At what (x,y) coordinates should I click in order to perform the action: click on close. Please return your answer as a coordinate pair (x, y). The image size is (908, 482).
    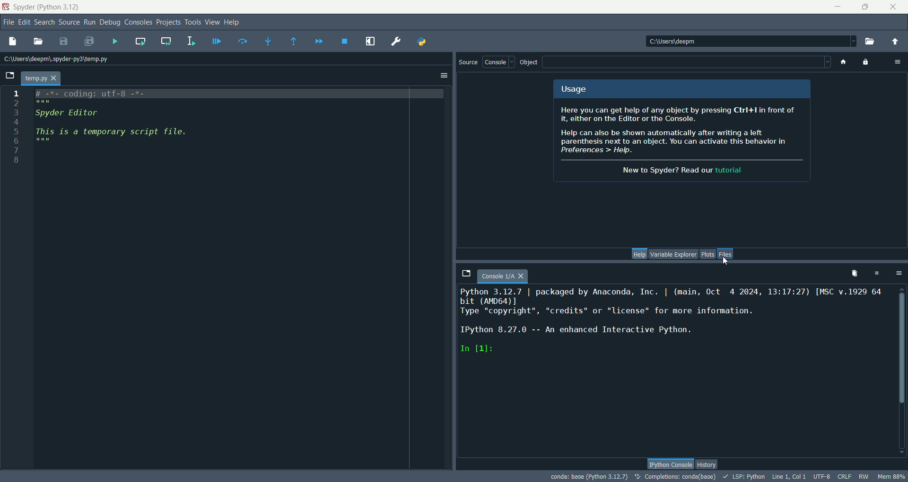
    Looking at the image, I should click on (892, 9).